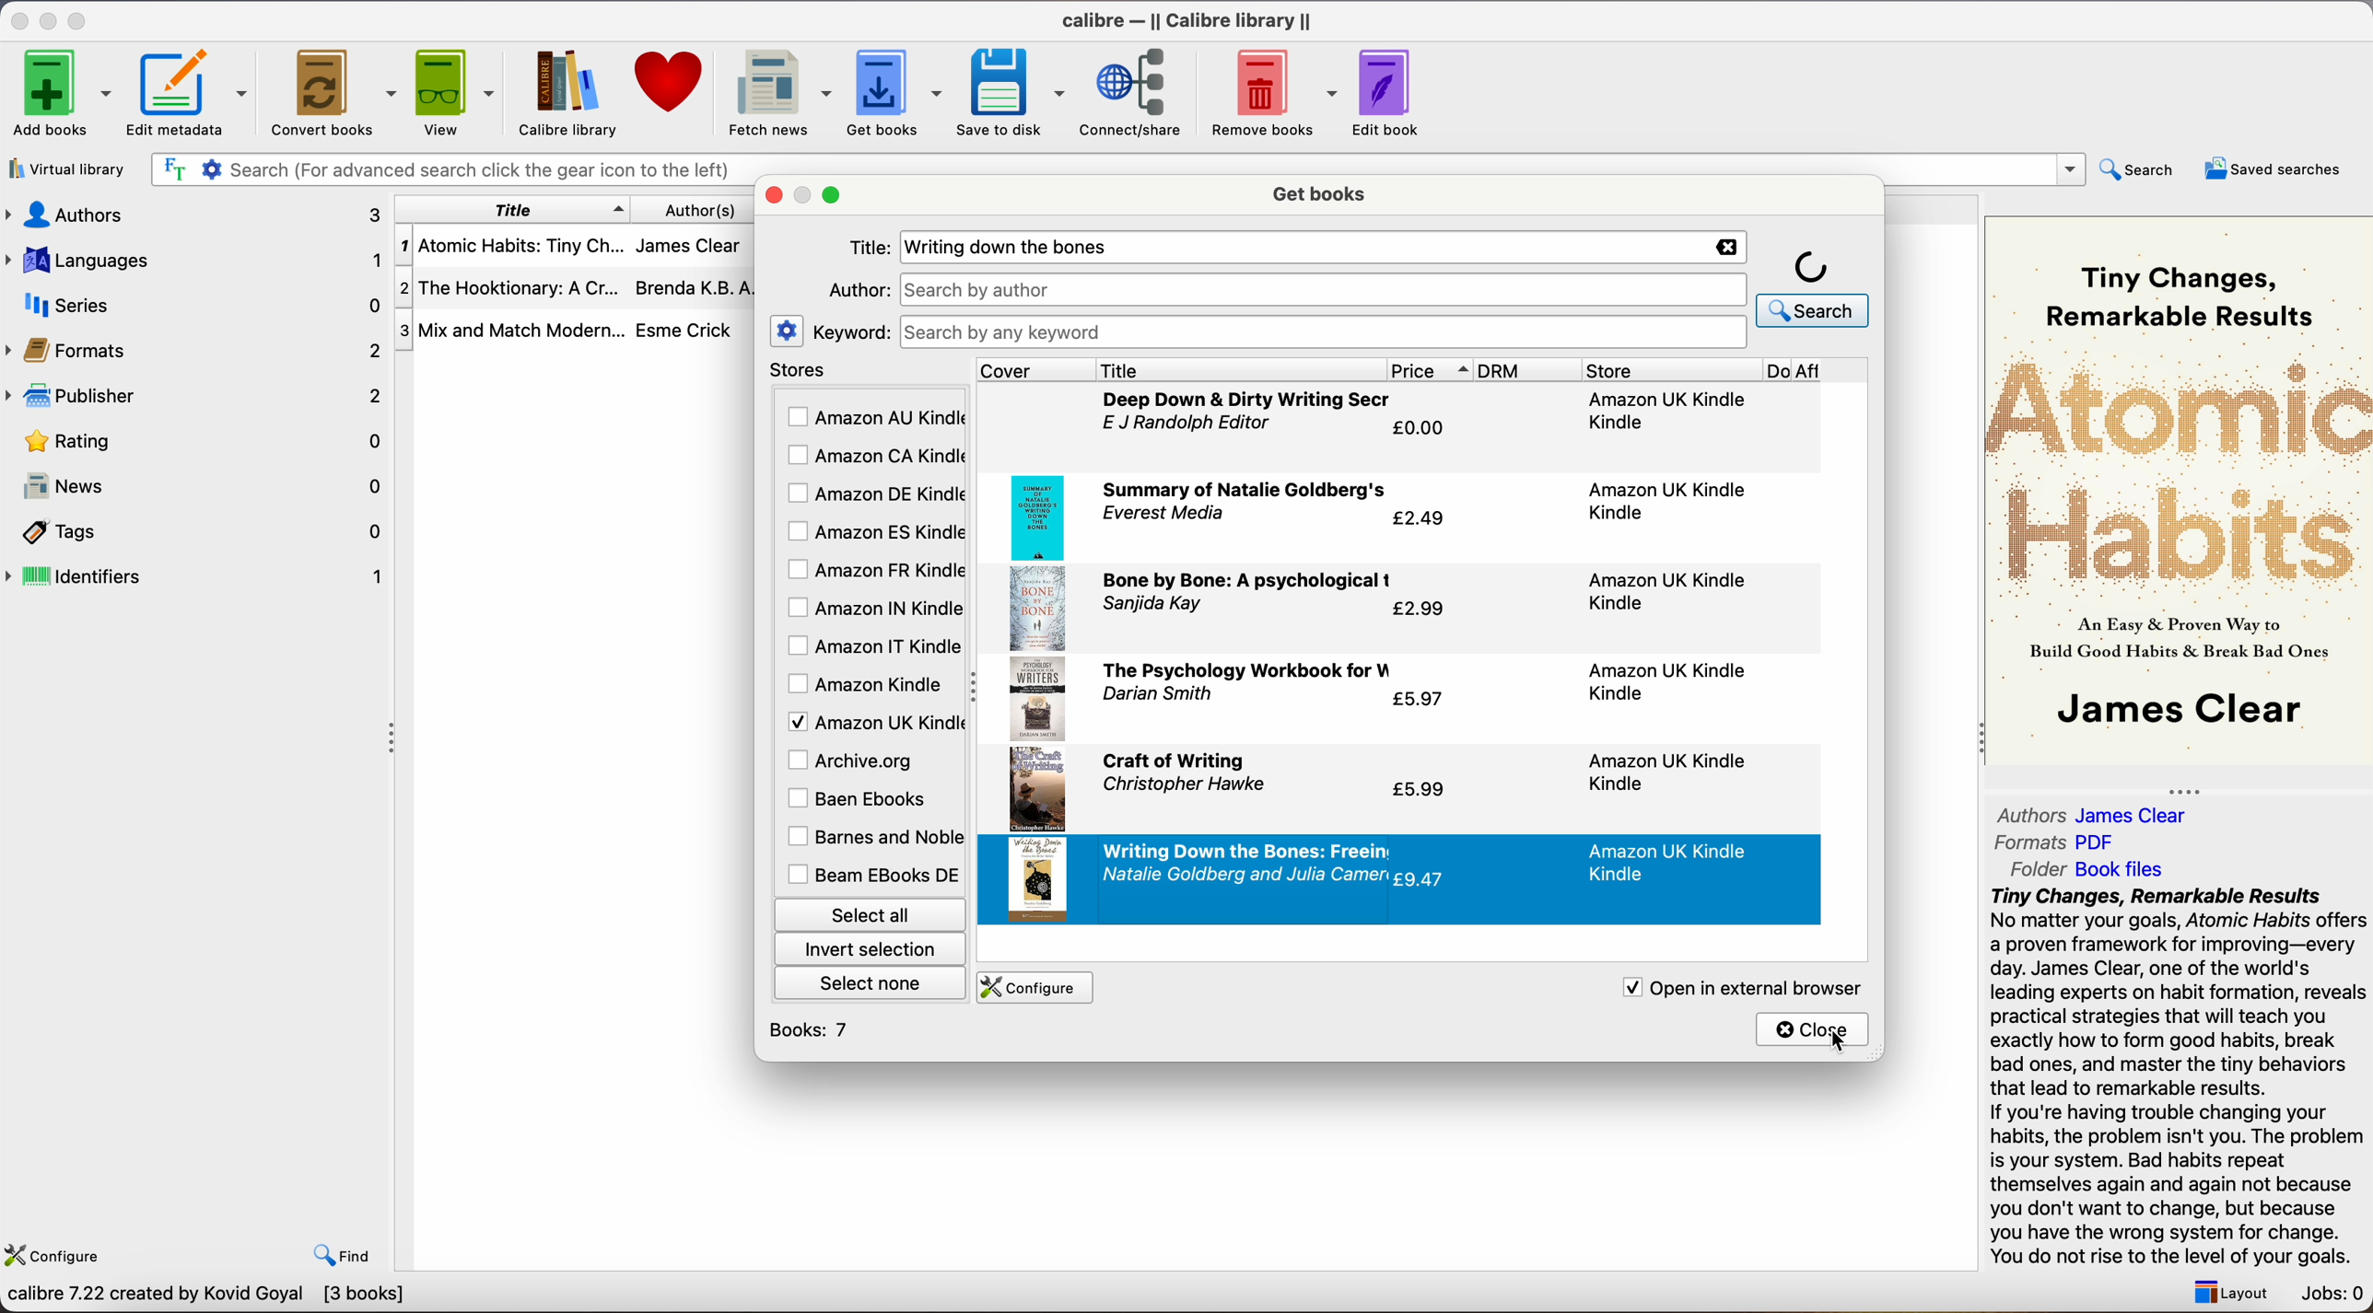 Image resolution: width=2373 pixels, height=1313 pixels. I want to click on authors, so click(697, 209).